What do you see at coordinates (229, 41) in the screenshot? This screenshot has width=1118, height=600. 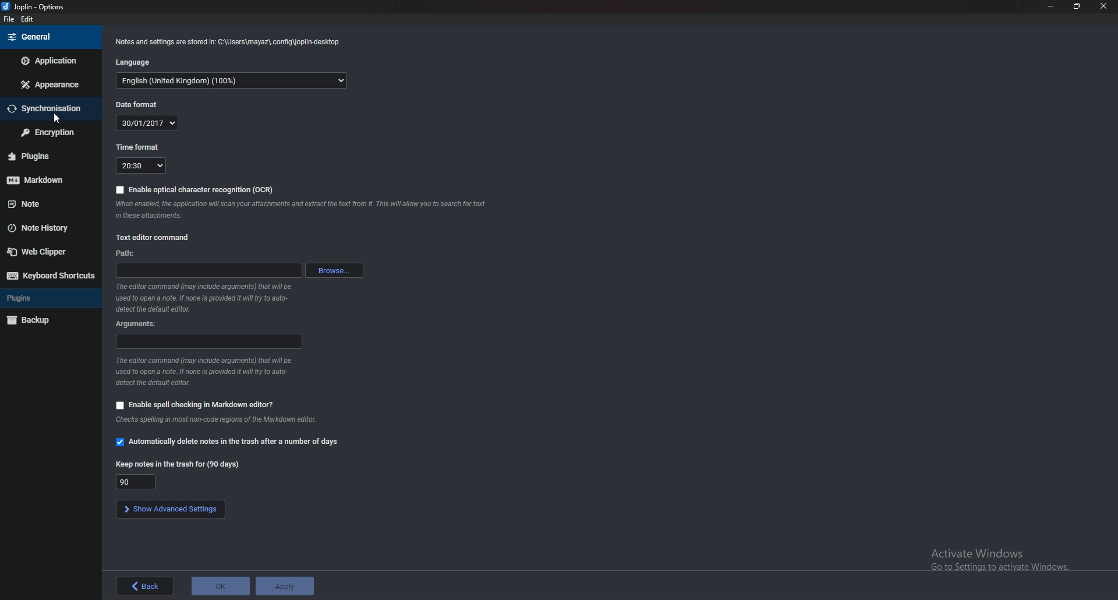 I see `info` at bounding box center [229, 41].